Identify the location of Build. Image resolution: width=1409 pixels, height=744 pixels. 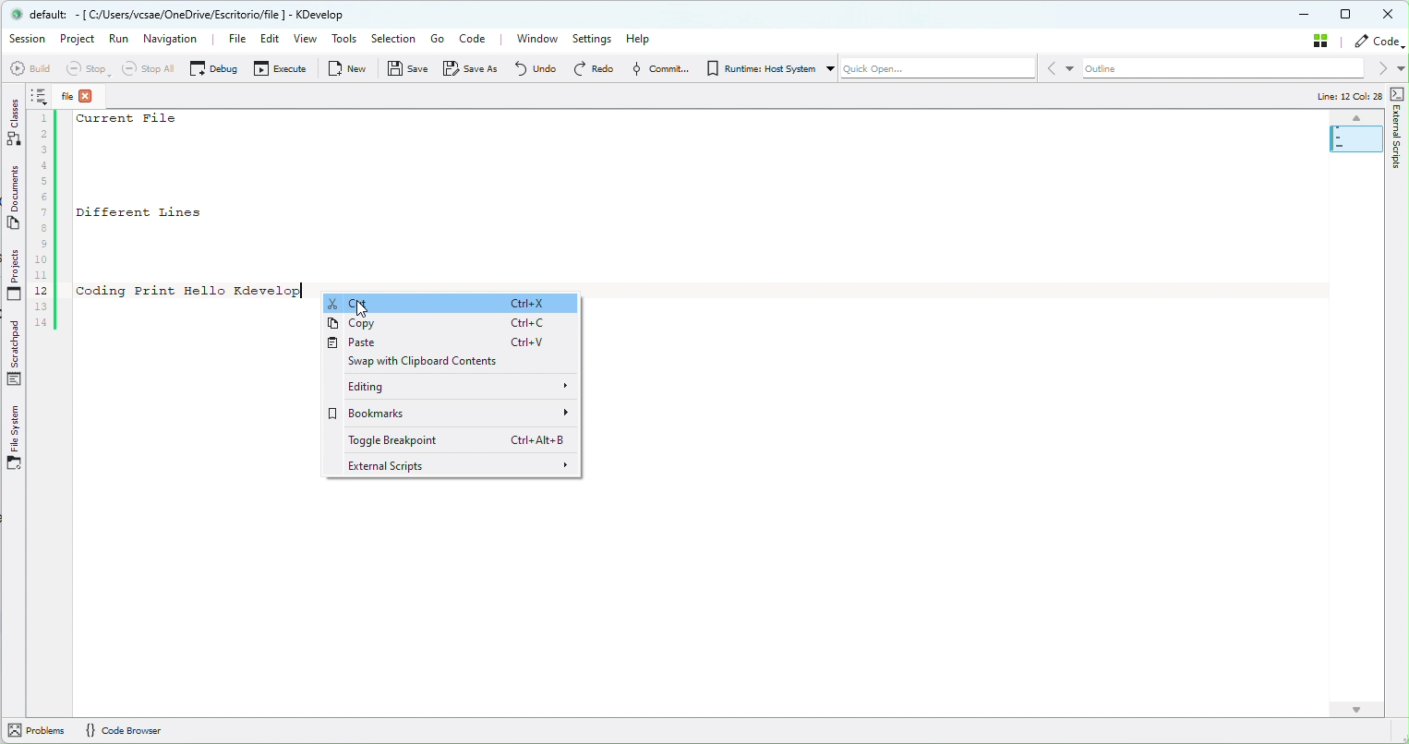
(28, 67).